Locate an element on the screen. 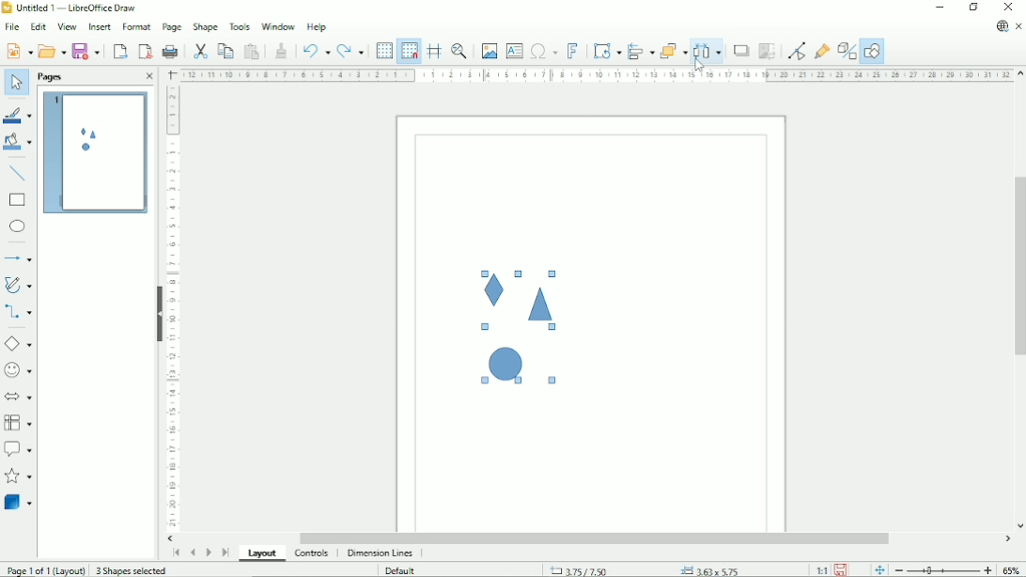 The width and height of the screenshot is (1026, 577). Dimension lines is located at coordinates (381, 554).